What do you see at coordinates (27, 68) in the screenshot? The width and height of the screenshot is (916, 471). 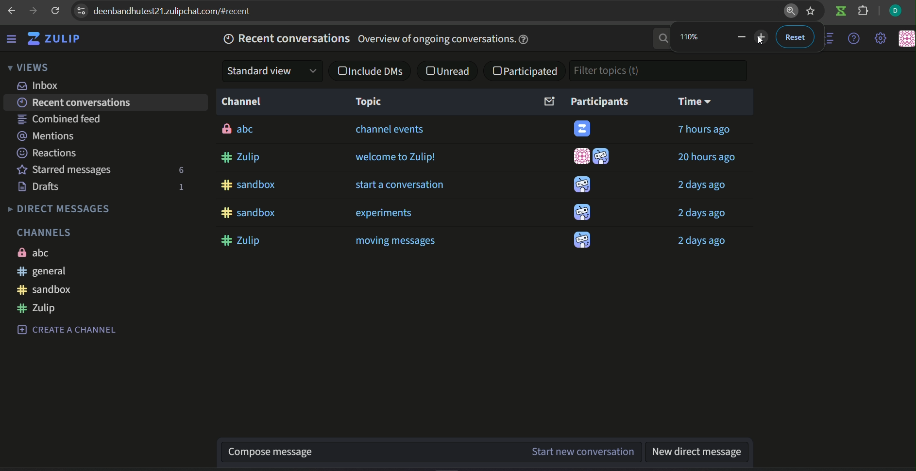 I see `VIEWS` at bounding box center [27, 68].